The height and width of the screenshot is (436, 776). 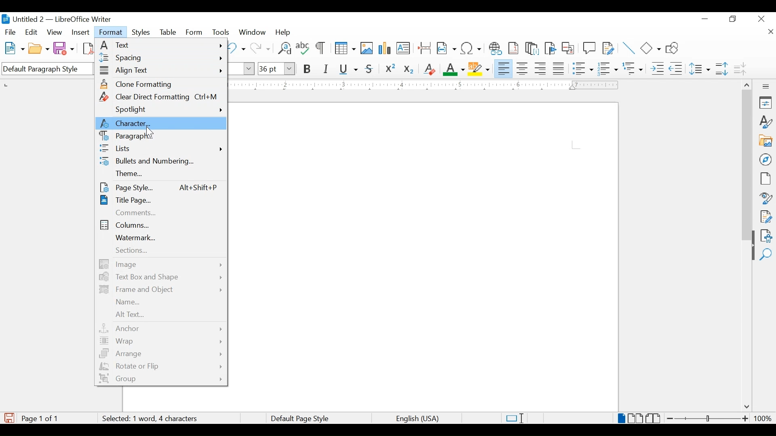 I want to click on single page view, so click(x=622, y=418).